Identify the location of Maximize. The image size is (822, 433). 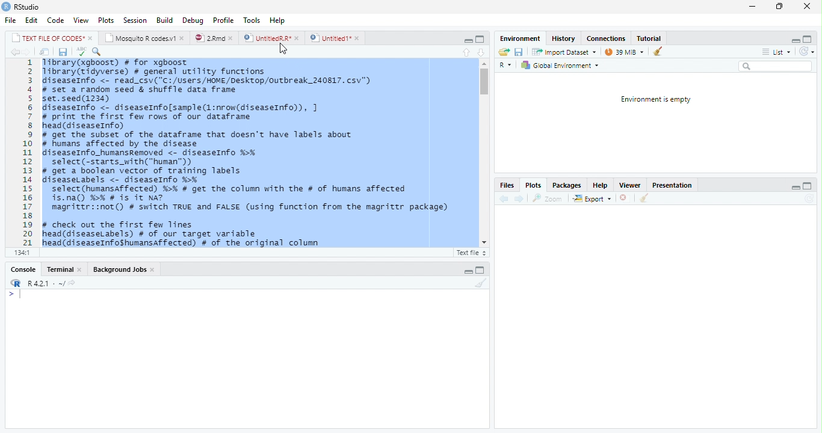
(482, 269).